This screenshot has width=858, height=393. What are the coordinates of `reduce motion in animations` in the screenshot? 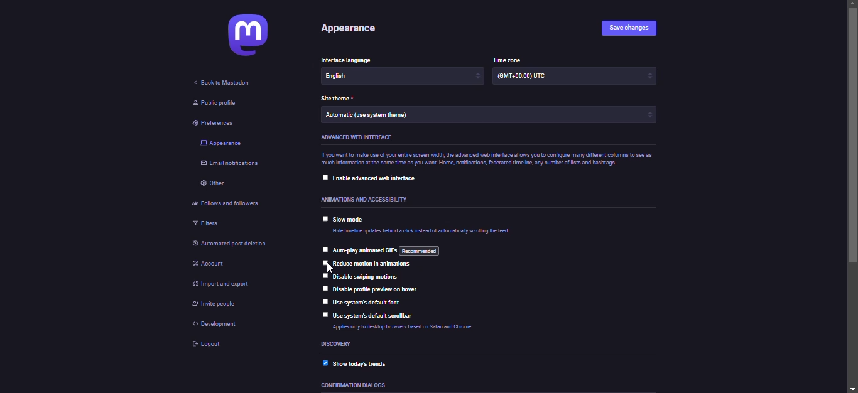 It's located at (375, 264).